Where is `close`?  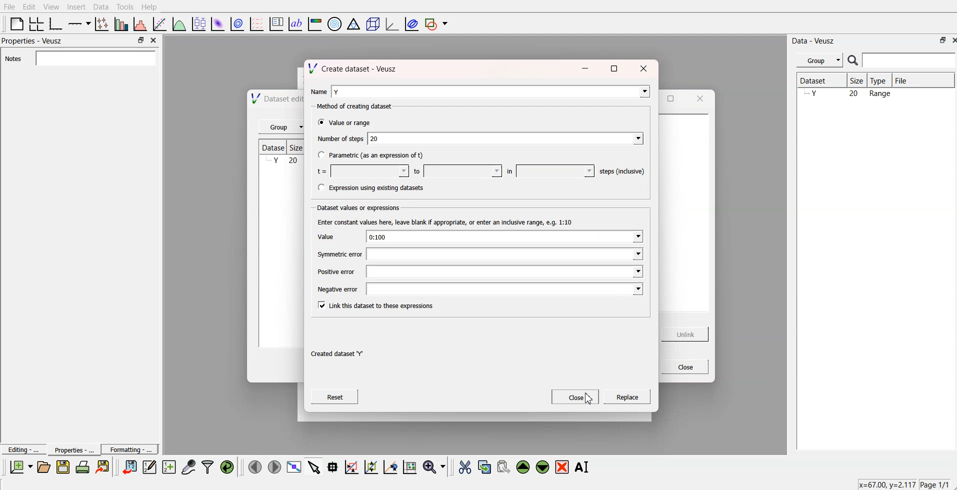 close is located at coordinates (698, 98).